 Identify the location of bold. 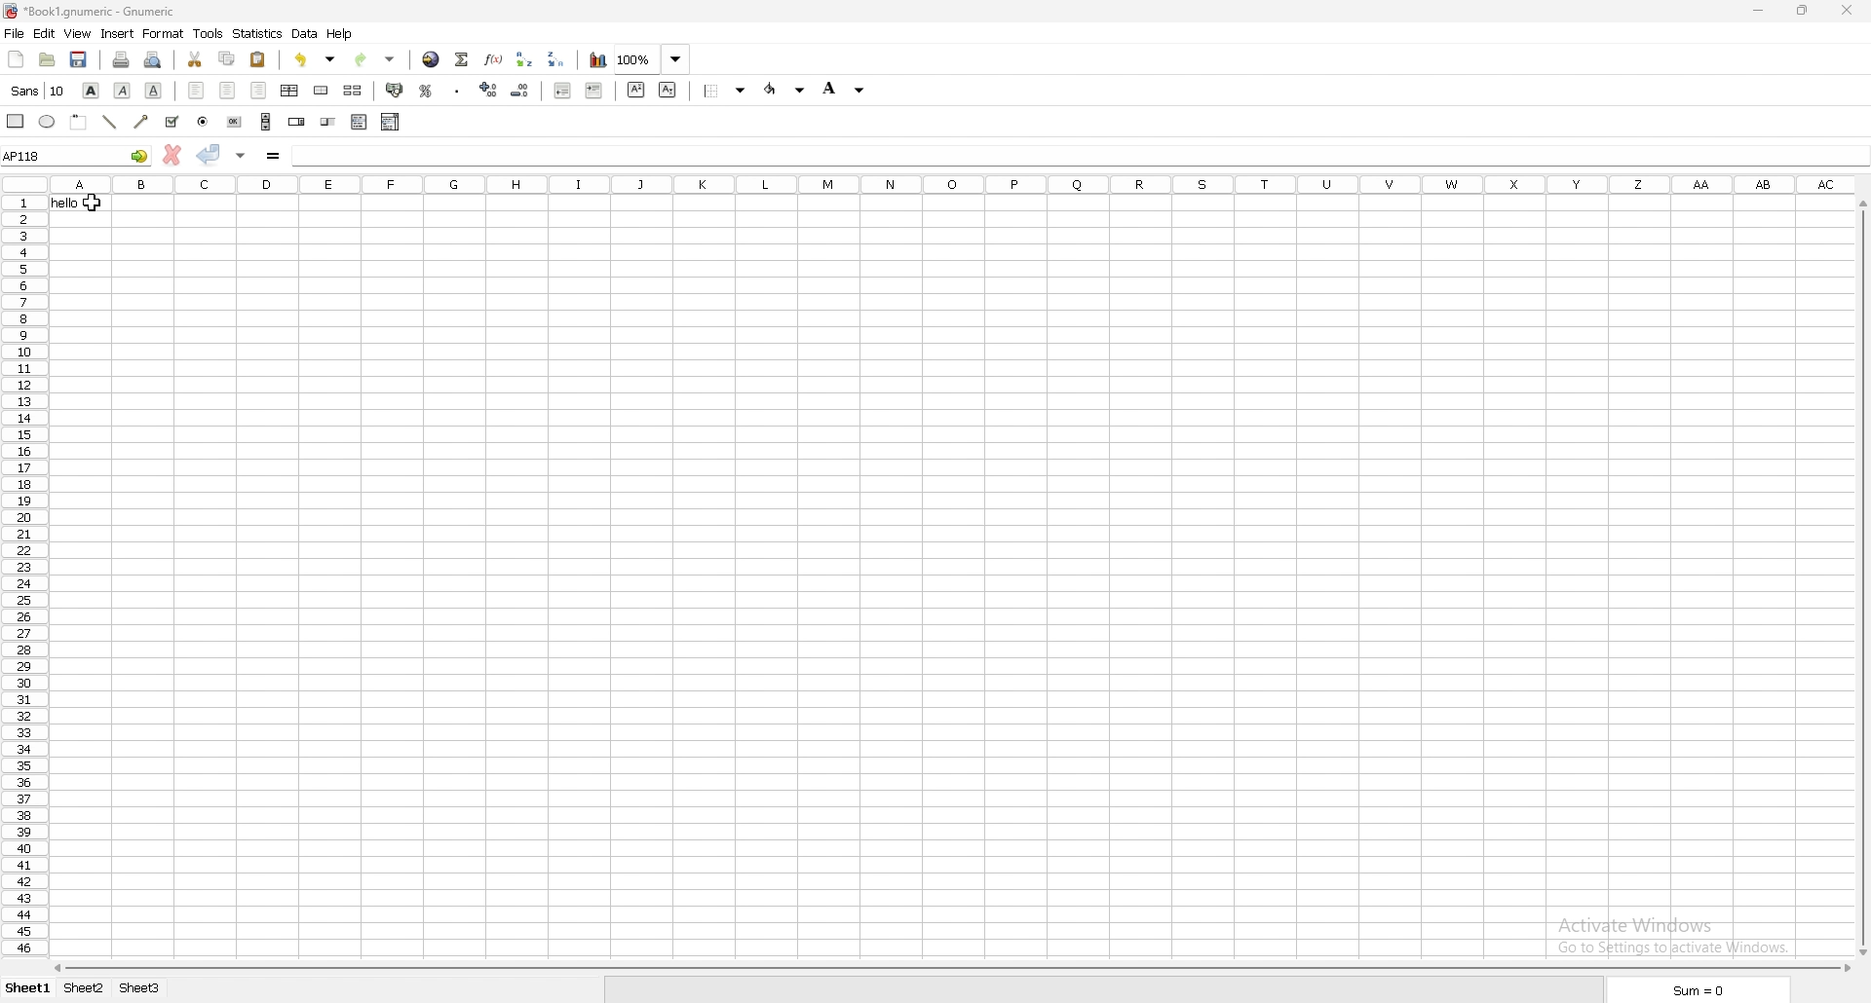
(94, 90).